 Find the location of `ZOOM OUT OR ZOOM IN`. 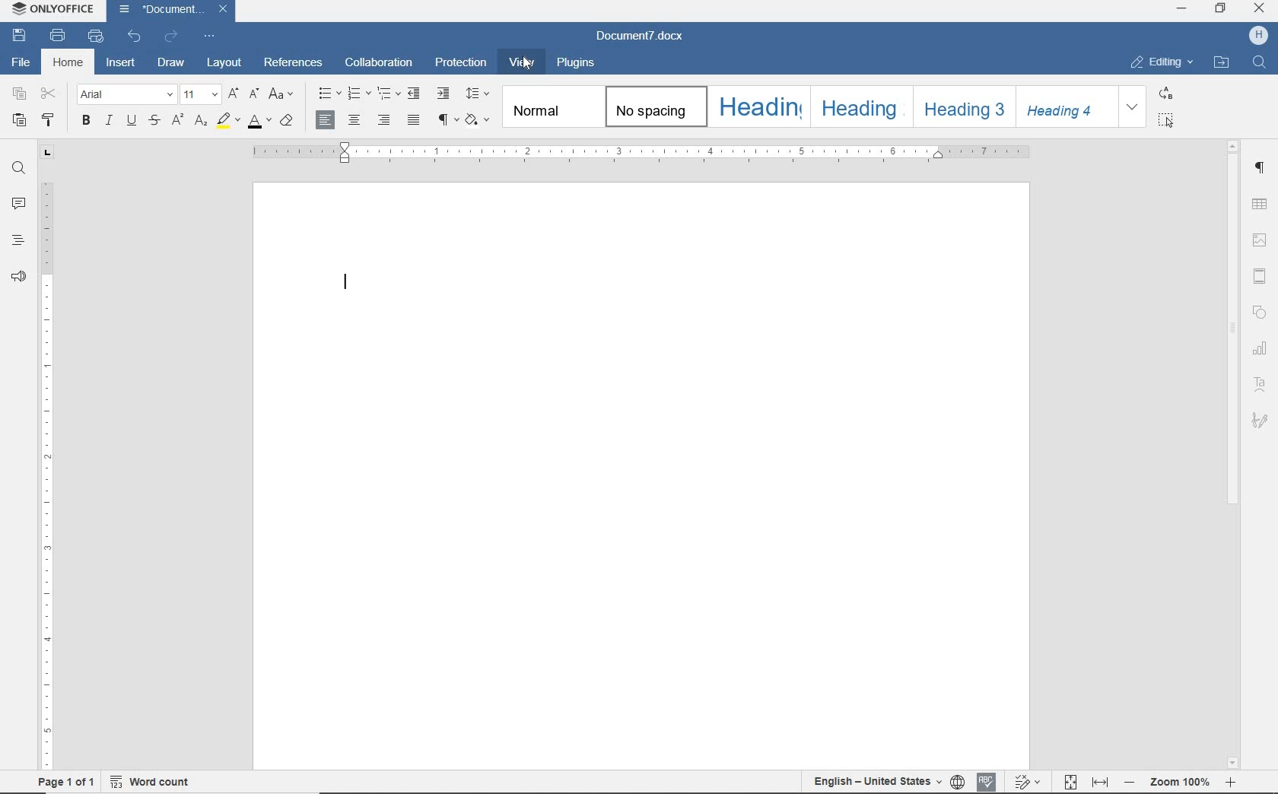

ZOOM OUT OR ZOOM IN is located at coordinates (1184, 783).